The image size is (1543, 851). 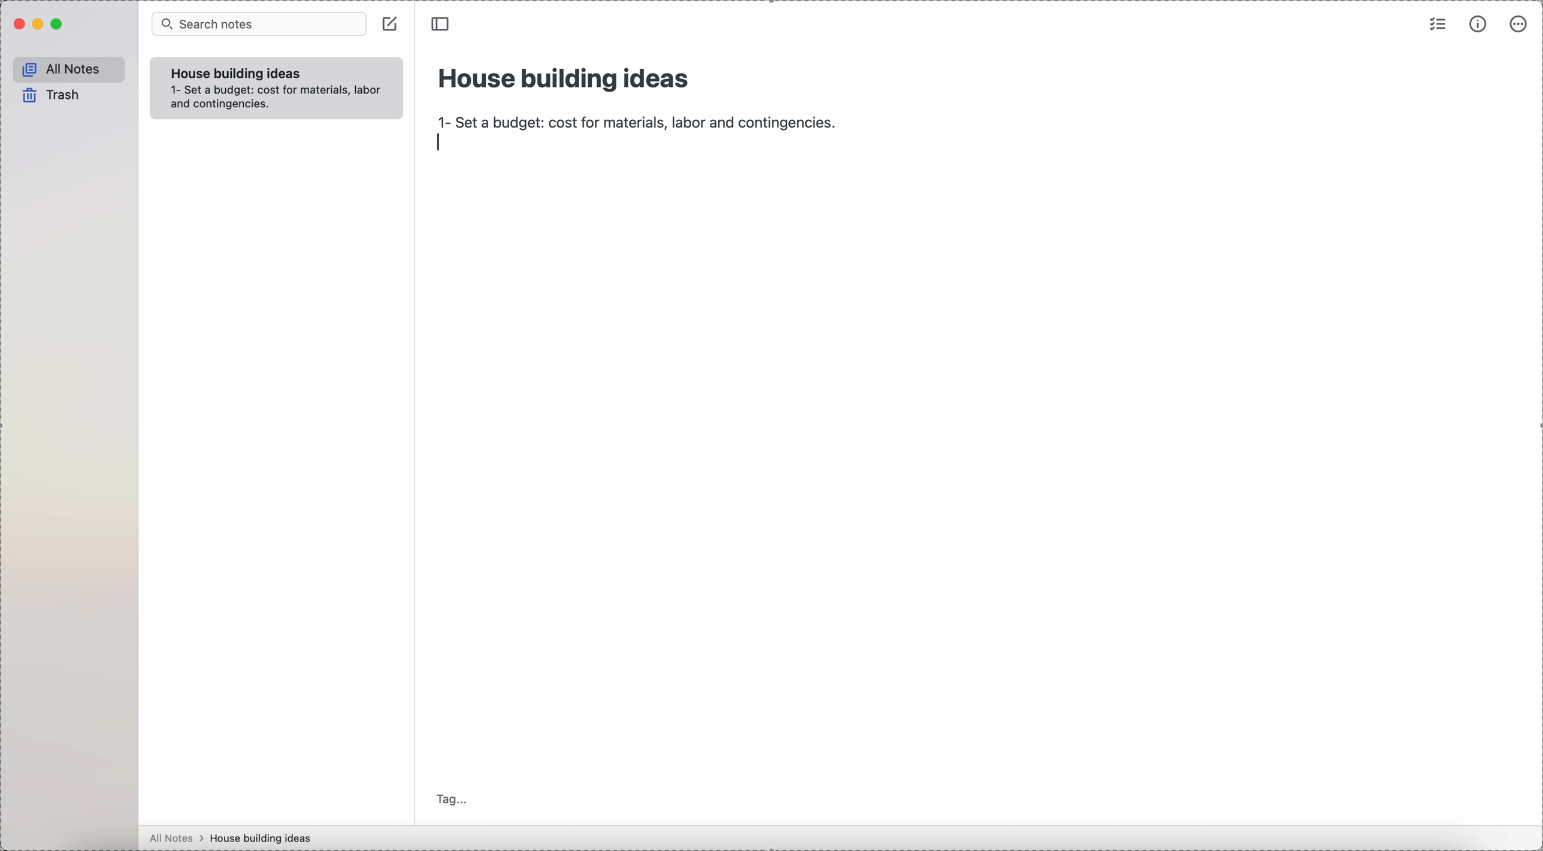 What do you see at coordinates (453, 798) in the screenshot?
I see `tag` at bounding box center [453, 798].